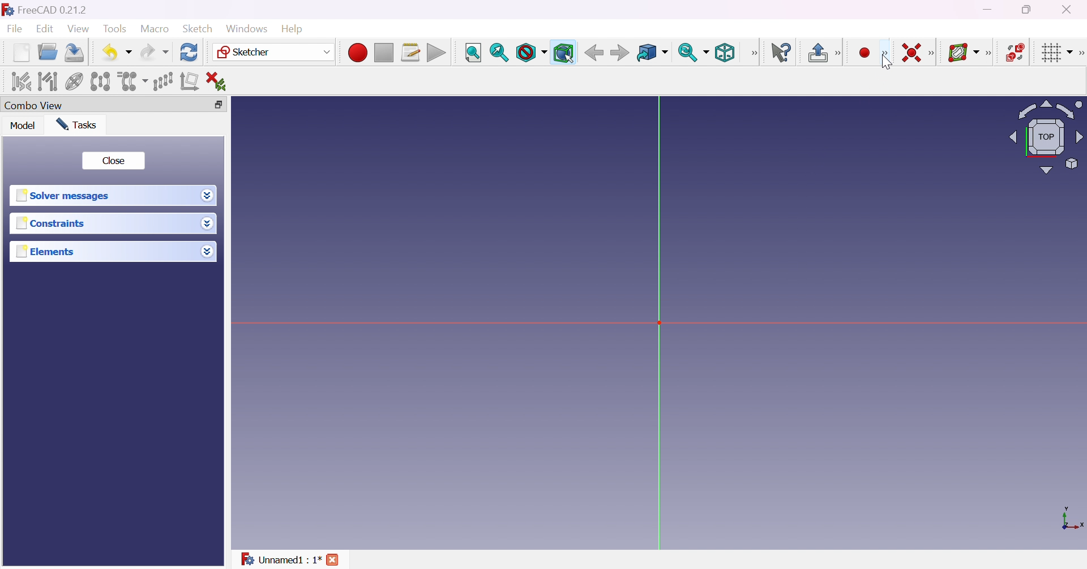  I want to click on Fit all, so click(473, 53).